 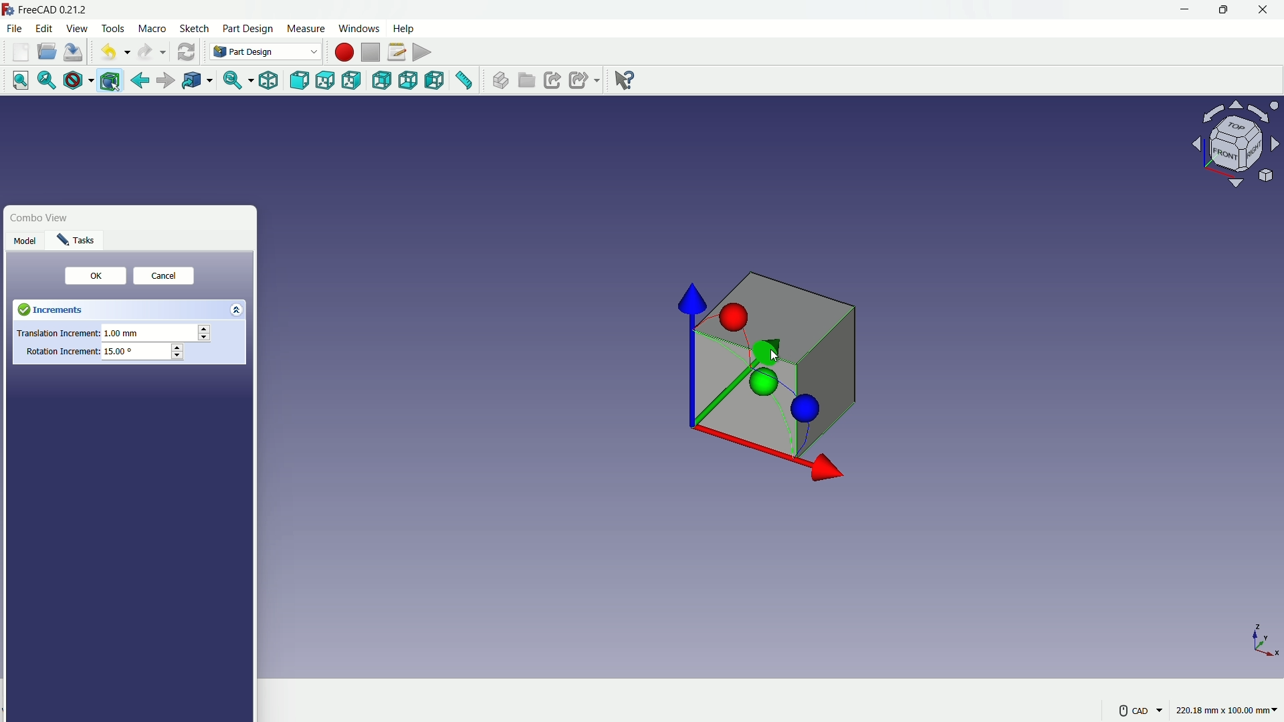 I want to click on cursor, so click(x=776, y=356).